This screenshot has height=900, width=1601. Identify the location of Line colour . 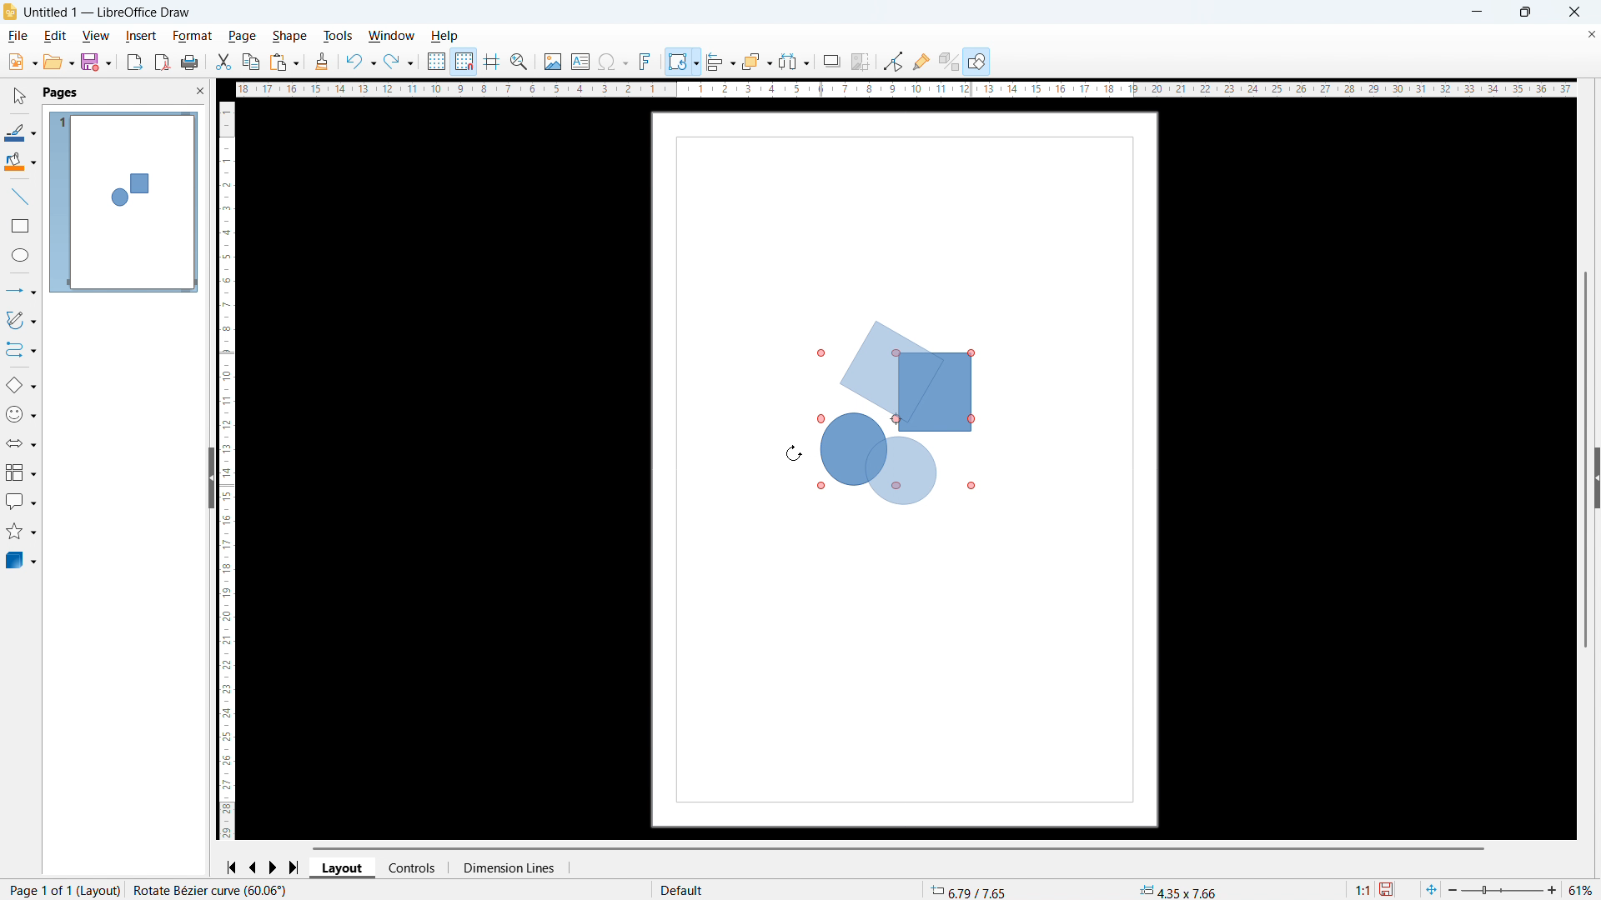
(21, 132).